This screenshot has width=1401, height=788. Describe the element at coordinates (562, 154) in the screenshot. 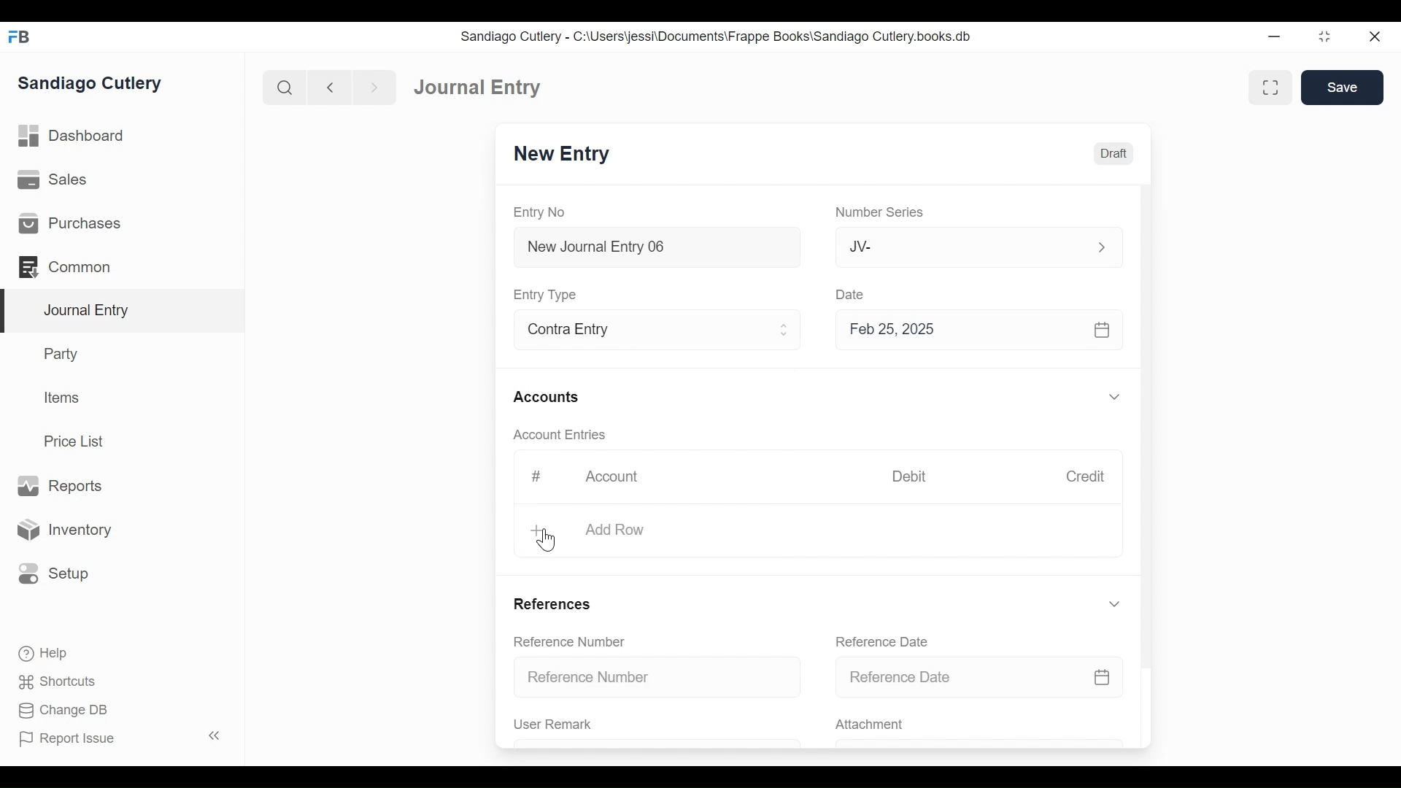

I see `New Entry` at that location.